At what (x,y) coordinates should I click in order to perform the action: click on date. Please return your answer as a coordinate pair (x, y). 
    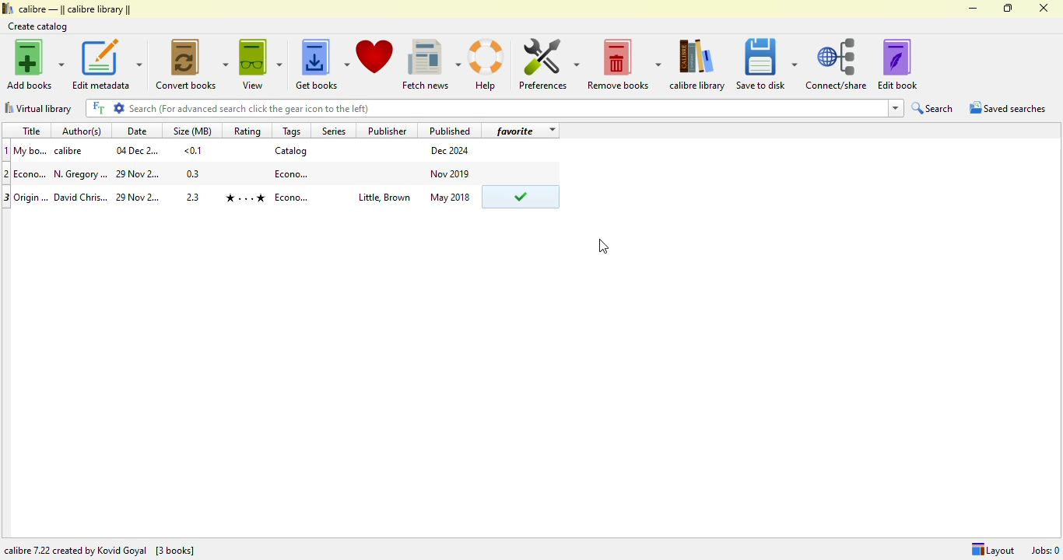
    Looking at the image, I should click on (139, 198).